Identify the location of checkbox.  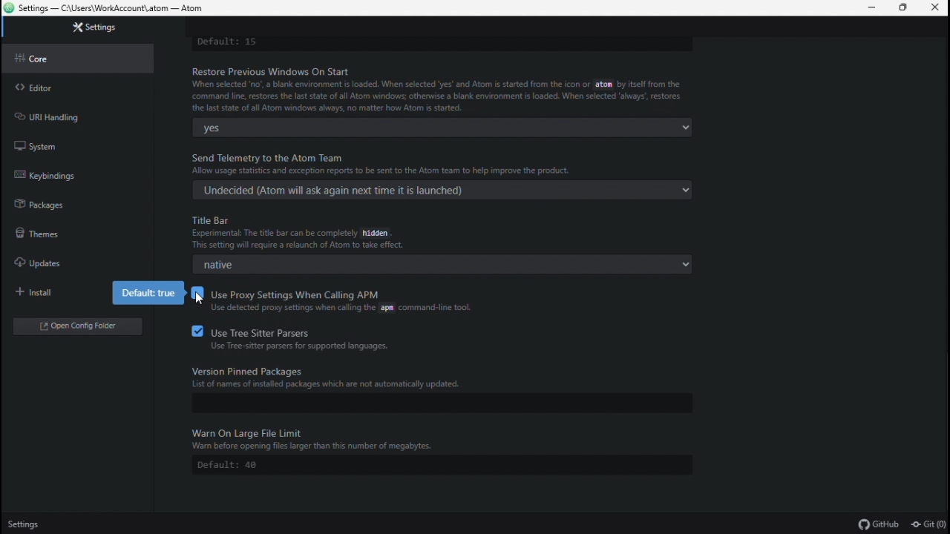
(194, 331).